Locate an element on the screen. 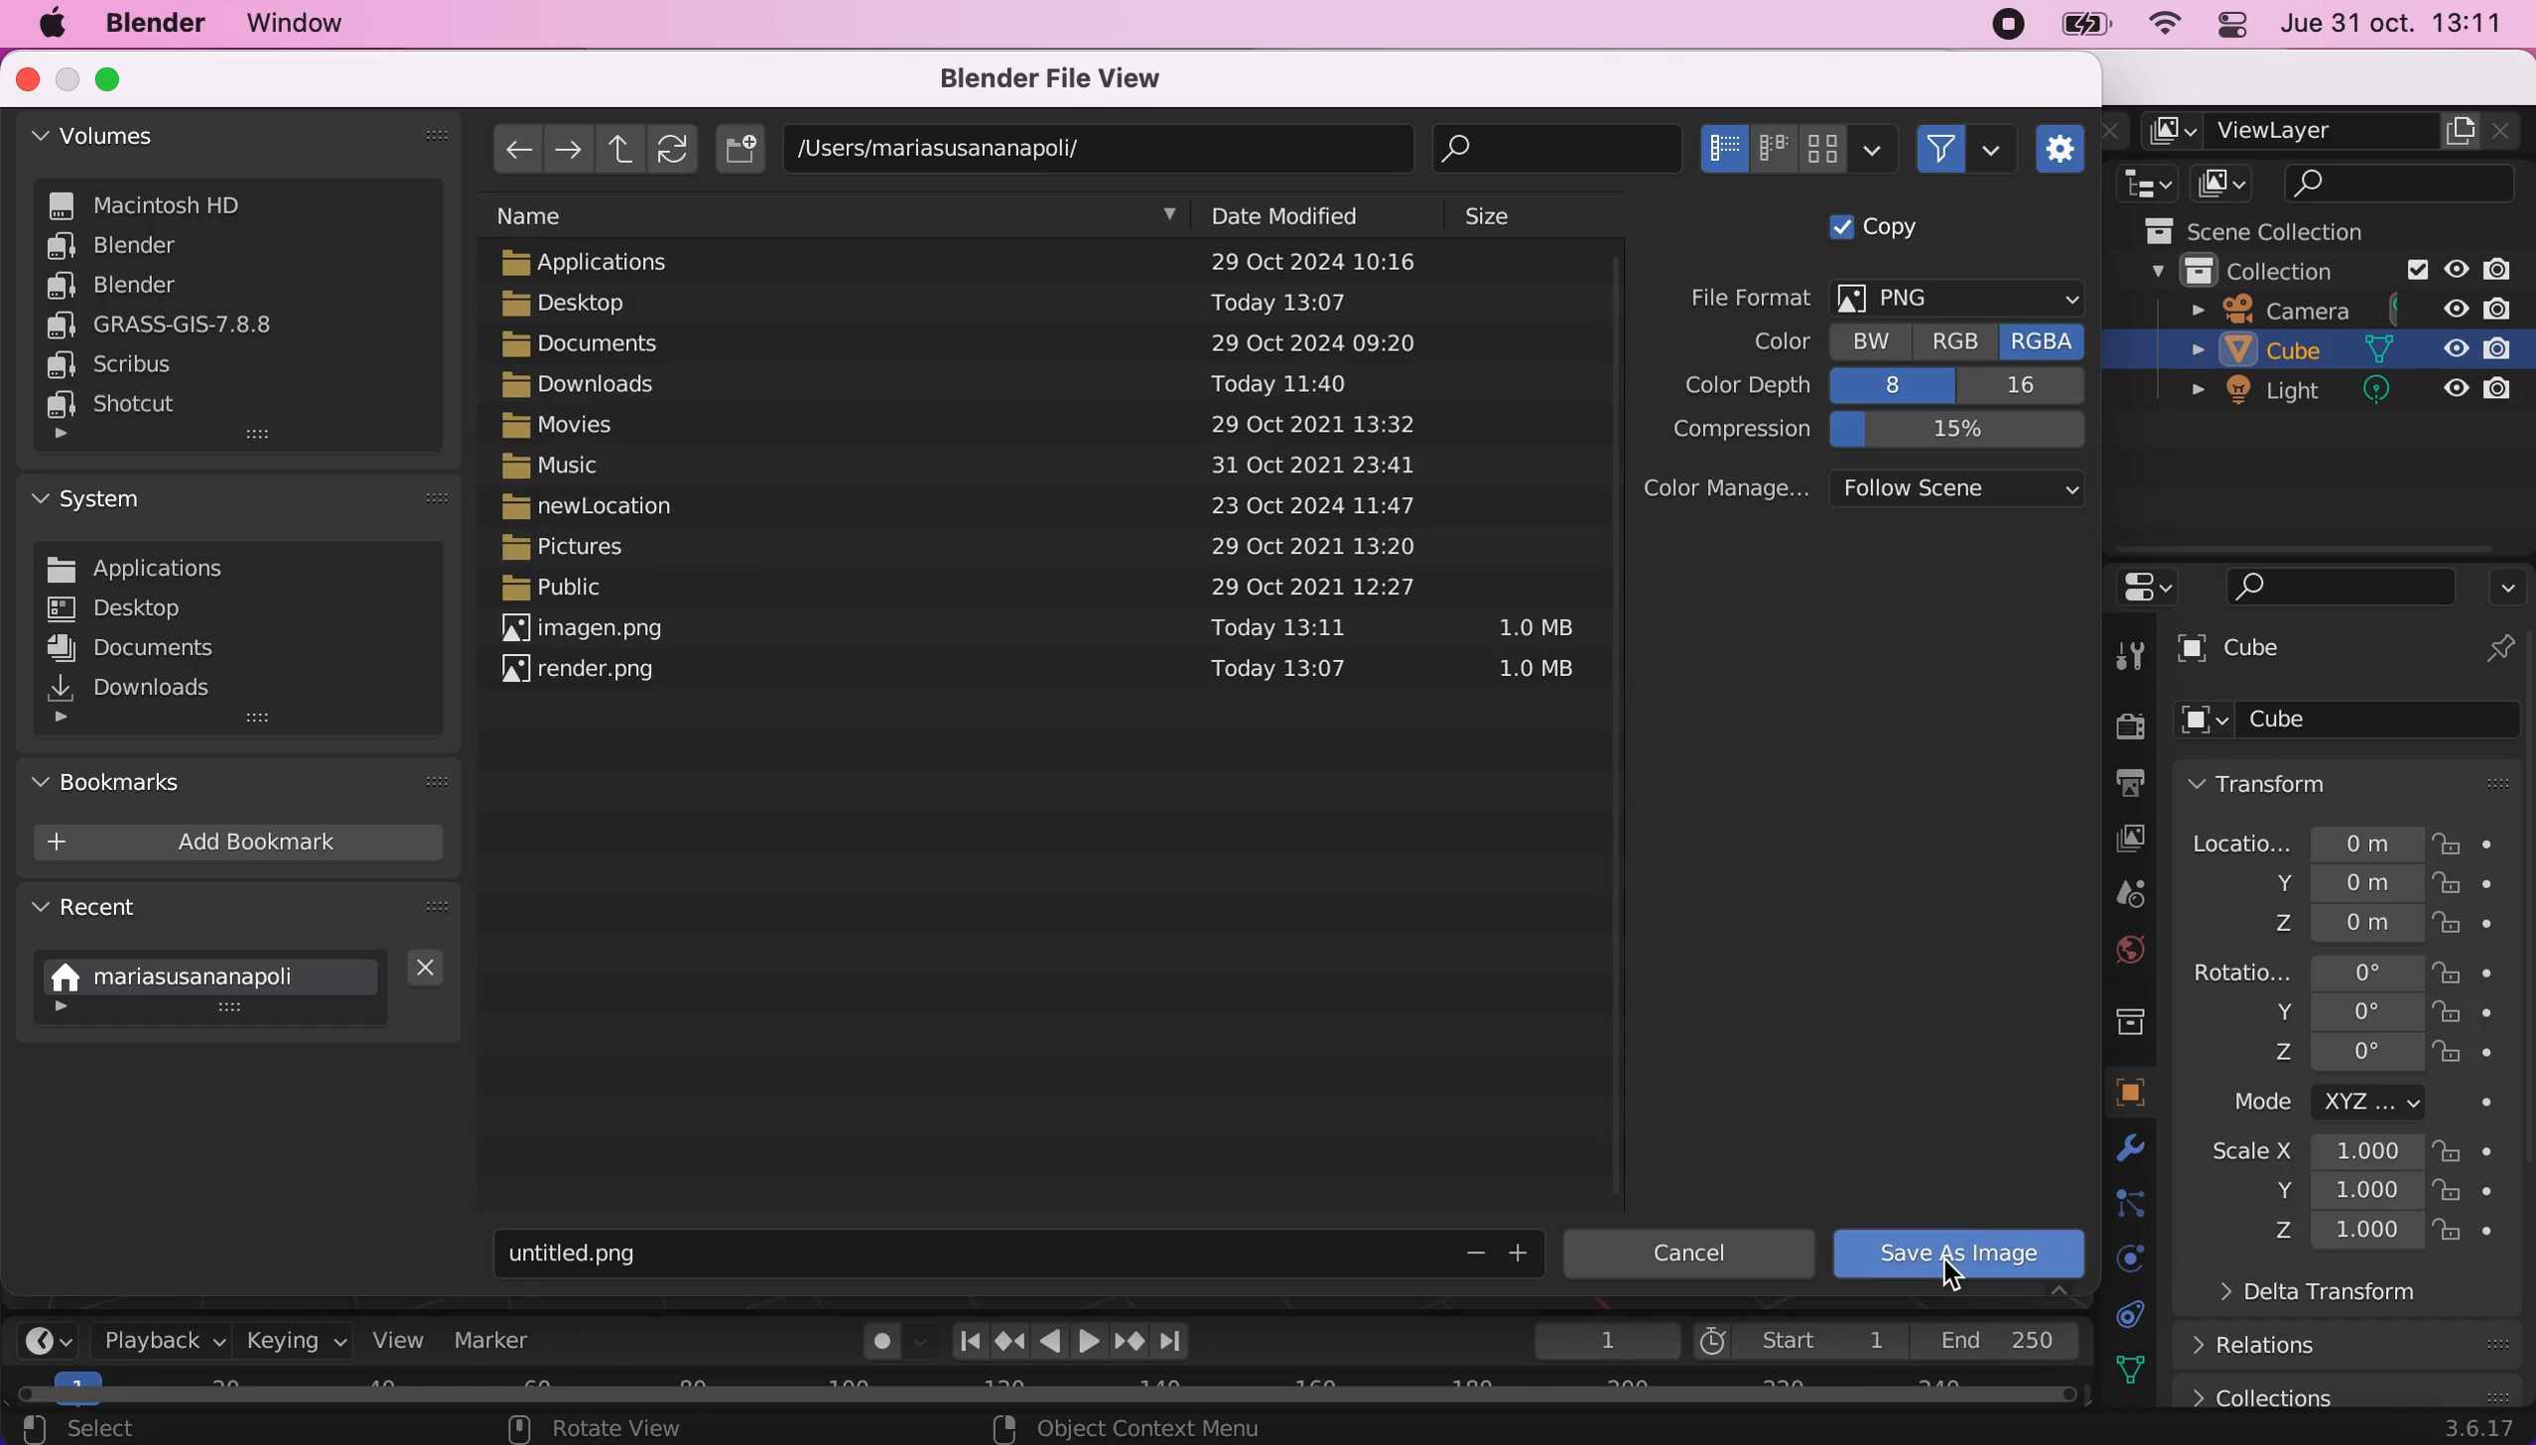 The image size is (2536, 1445). tool is located at coordinates (2130, 656).